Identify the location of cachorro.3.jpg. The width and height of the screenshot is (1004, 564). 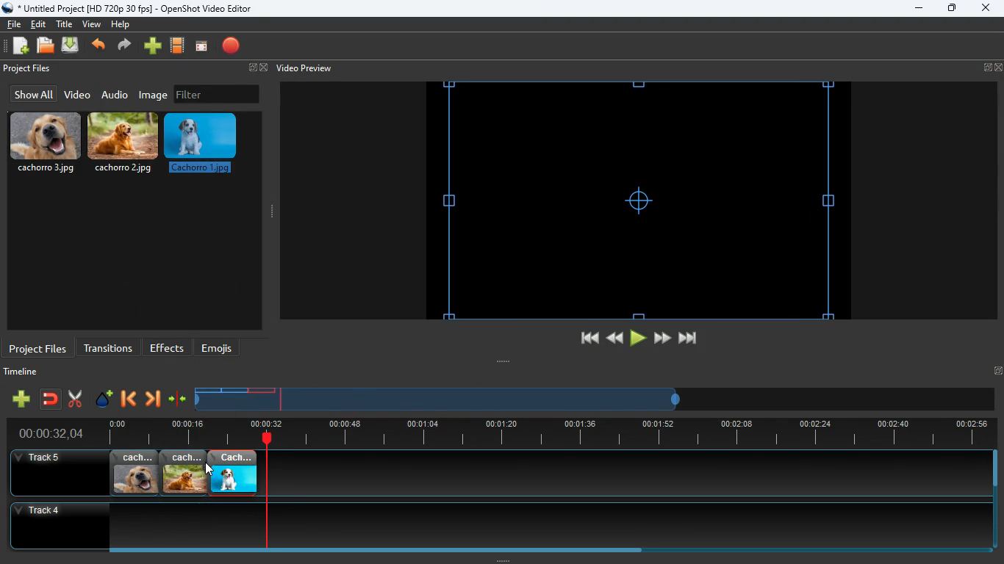
(46, 143).